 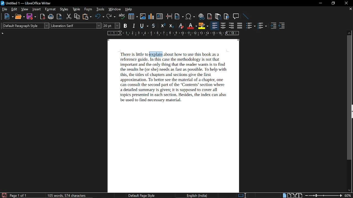 I want to click on move up, so click(x=350, y=33).